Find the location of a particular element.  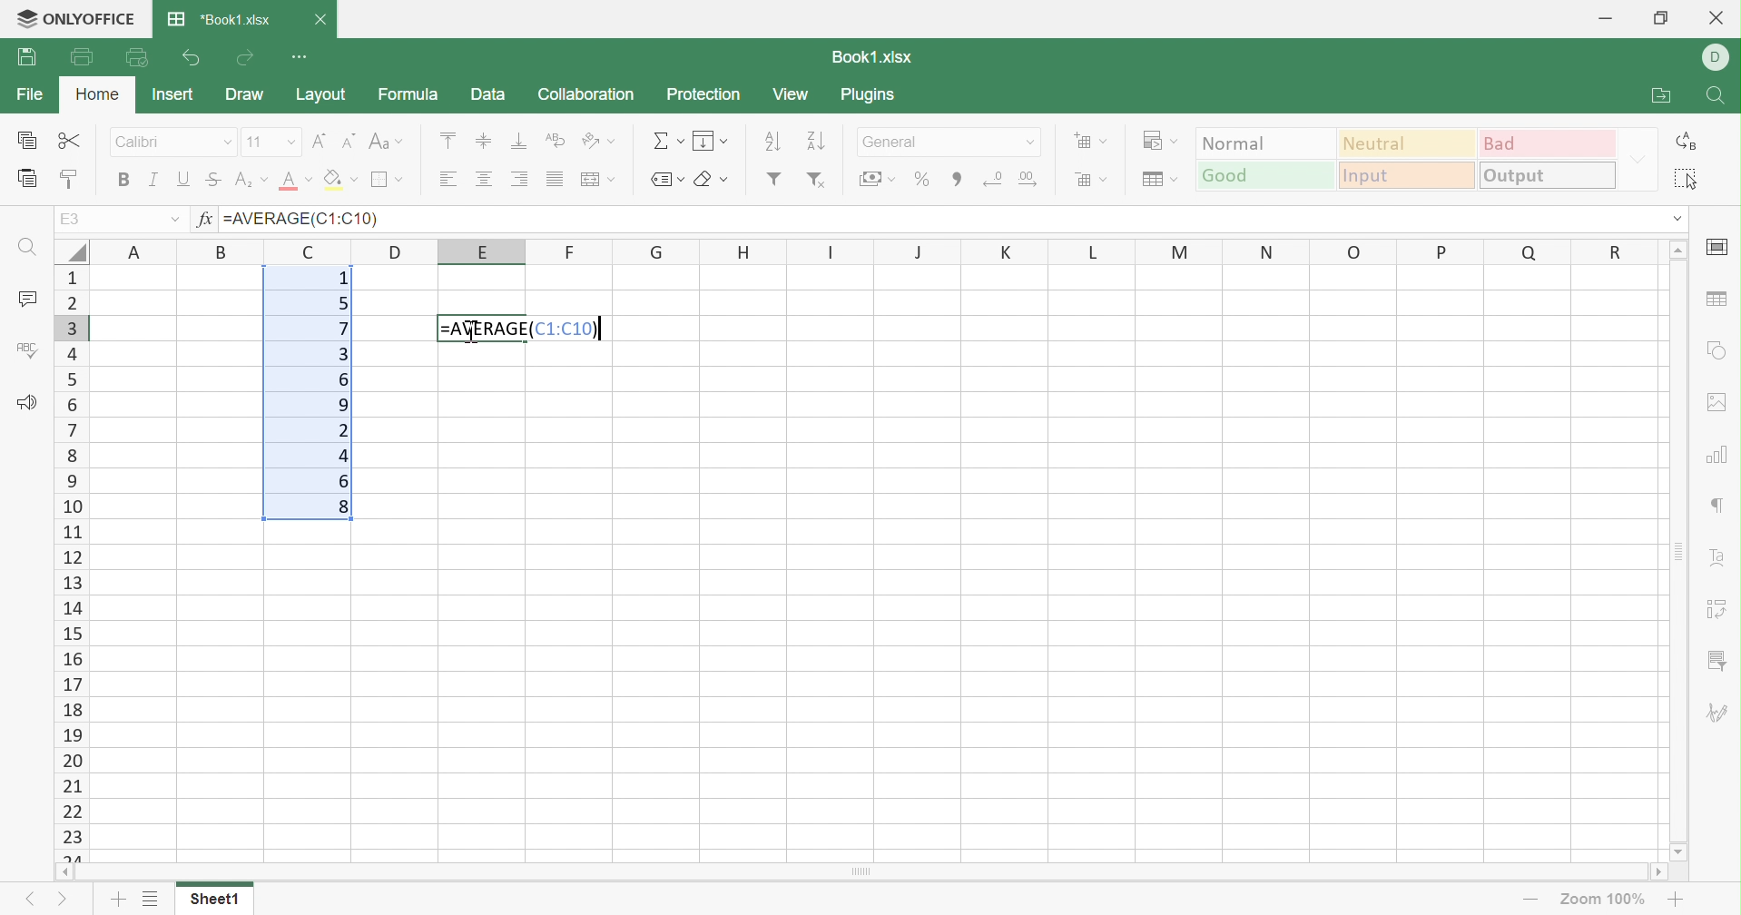

Close is located at coordinates (1721, 20).